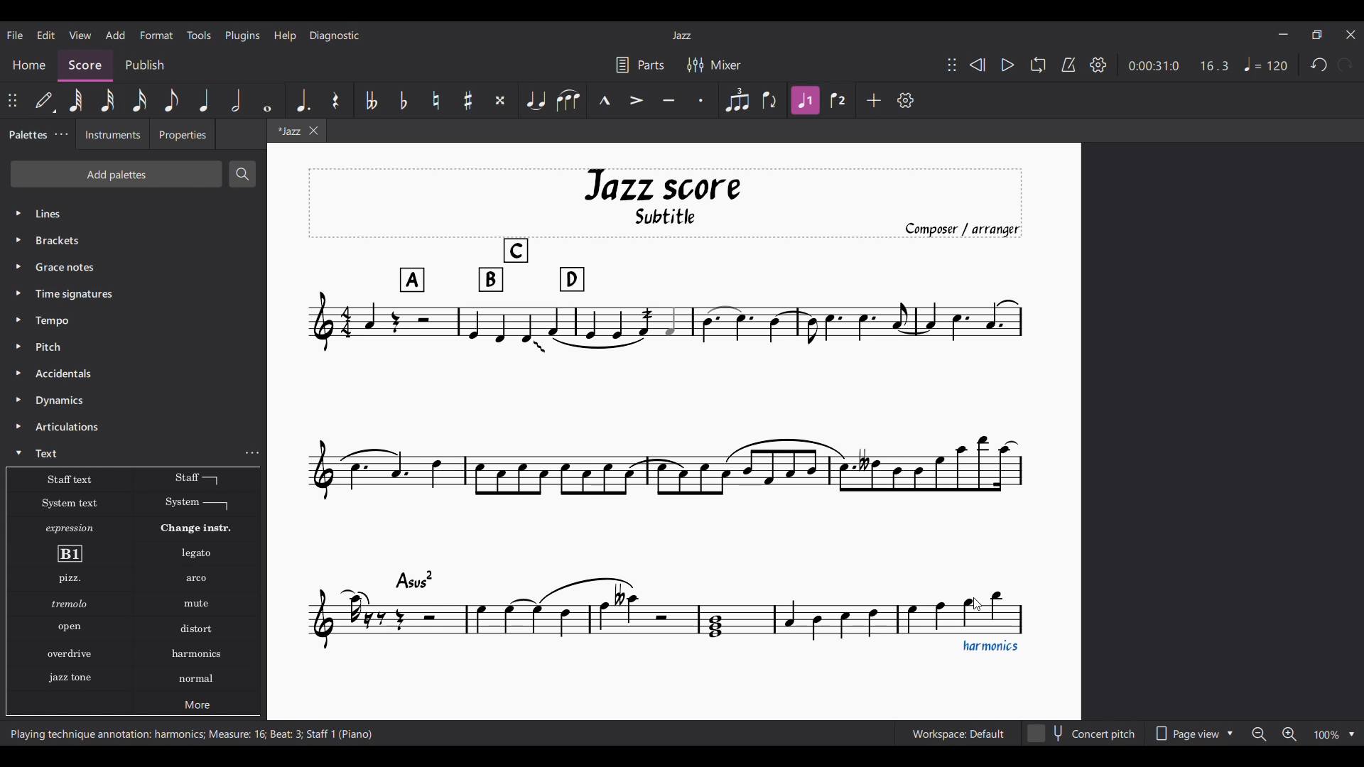  Describe the element at coordinates (637, 100) in the screenshot. I see `Accent` at that location.